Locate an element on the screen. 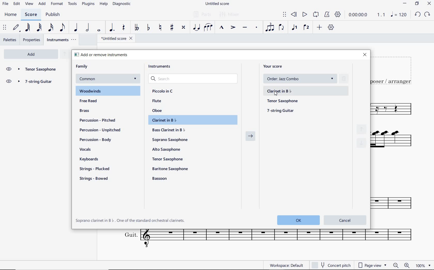 Image resolution: width=434 pixels, height=270 pixels. Tenor saxophone is located at coordinates (37, 70).